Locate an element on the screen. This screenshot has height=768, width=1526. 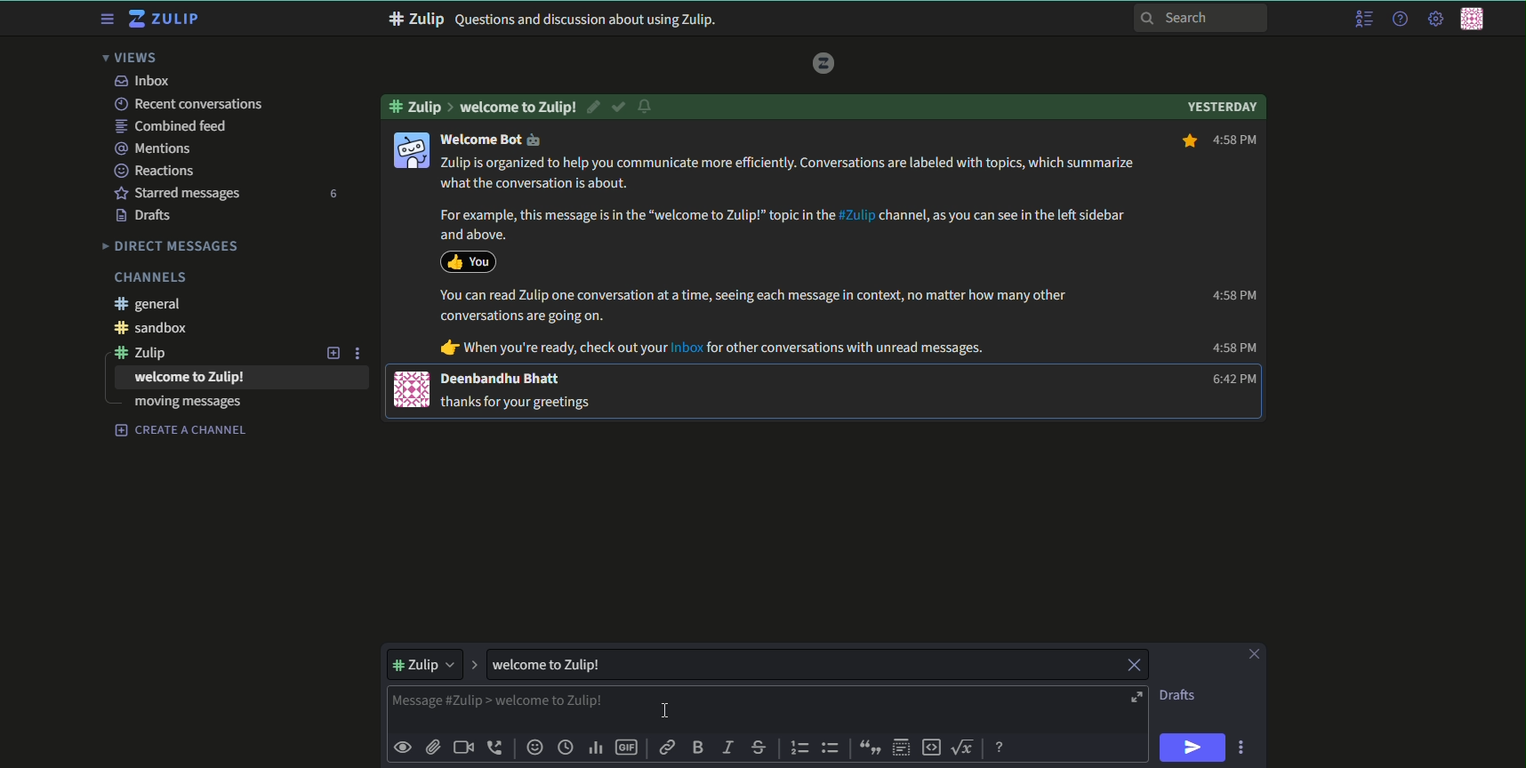
quote is located at coordinates (867, 748).